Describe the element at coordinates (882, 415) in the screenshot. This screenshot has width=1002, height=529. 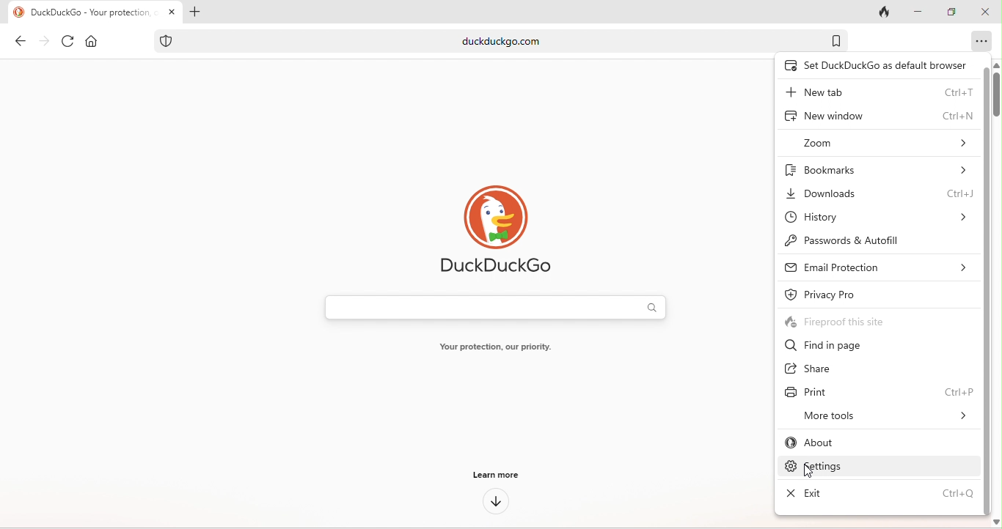
I see `more tools` at that location.